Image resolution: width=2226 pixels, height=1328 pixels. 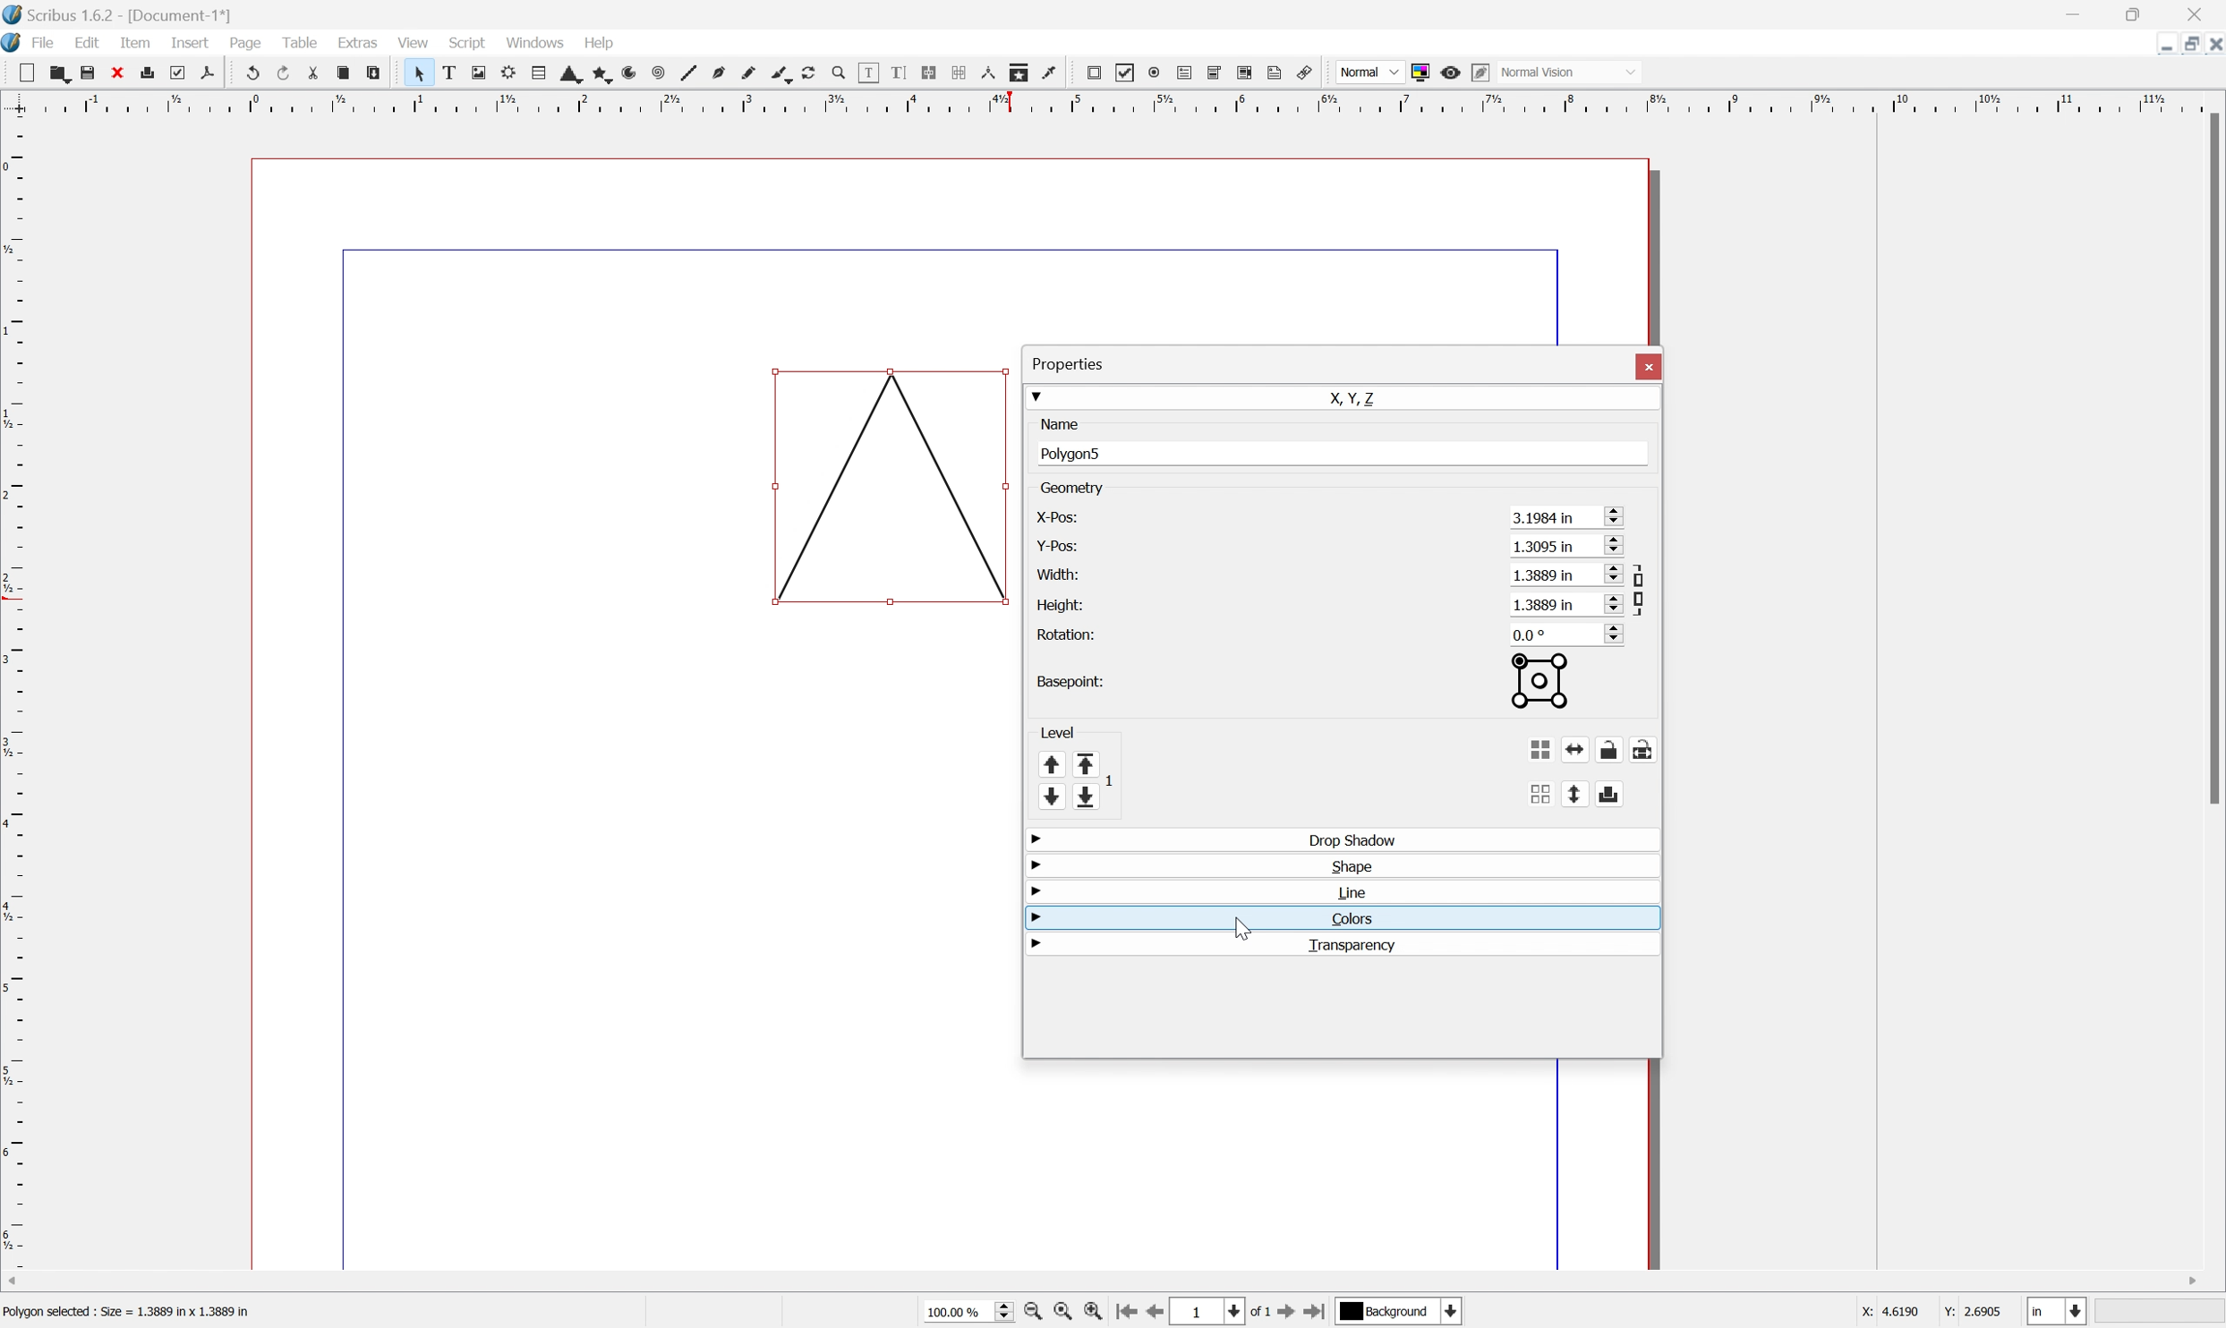 What do you see at coordinates (1610, 573) in the screenshot?
I see `Scroll` at bounding box center [1610, 573].